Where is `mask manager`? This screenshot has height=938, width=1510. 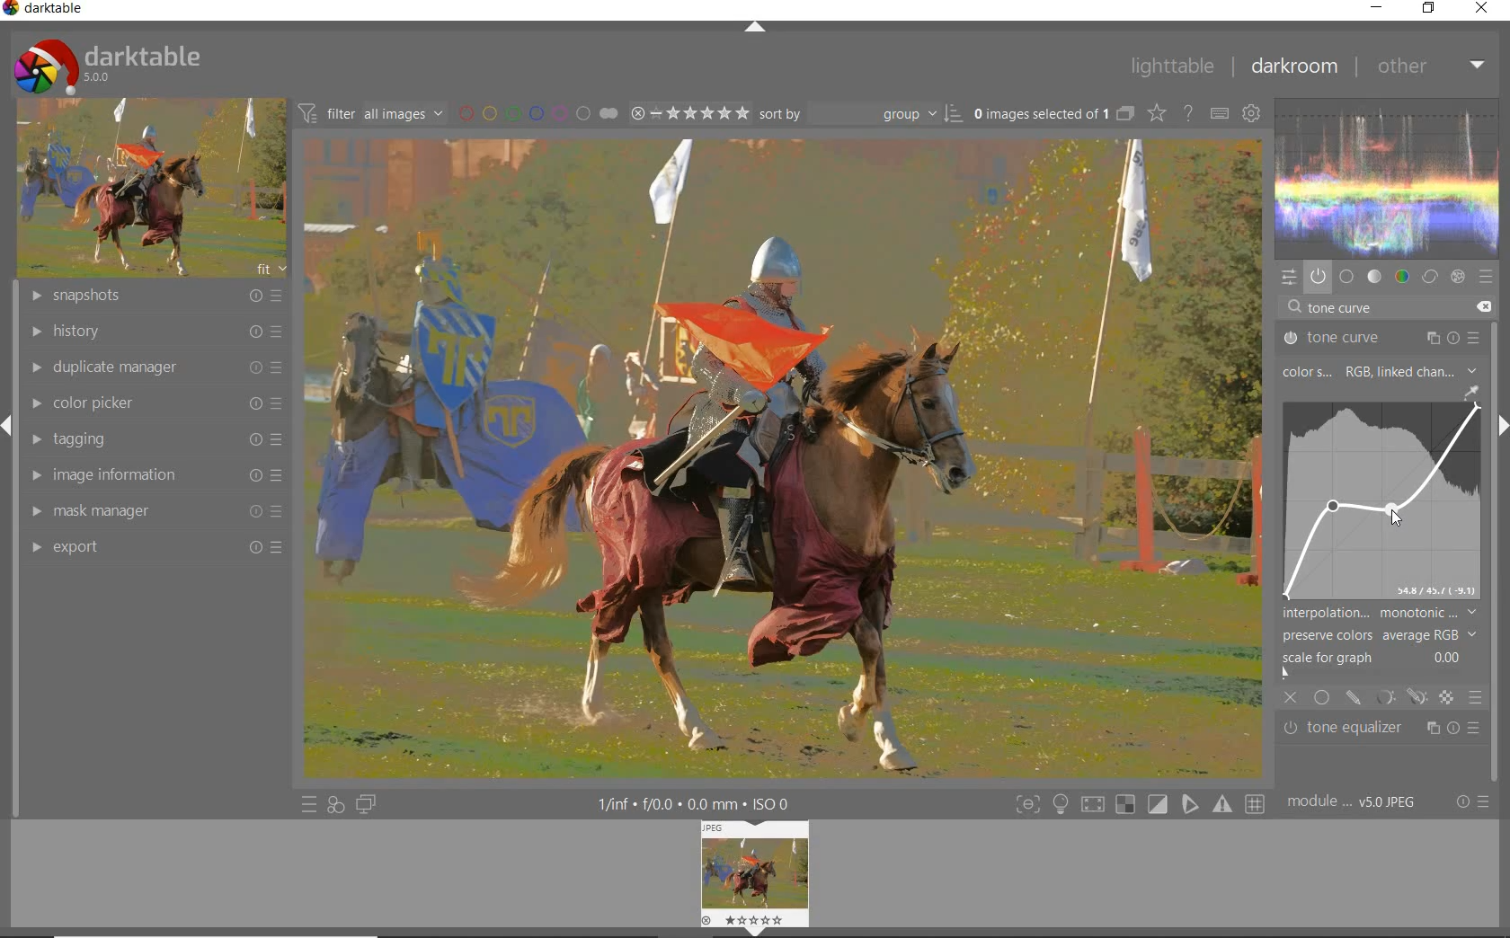 mask manager is located at coordinates (152, 513).